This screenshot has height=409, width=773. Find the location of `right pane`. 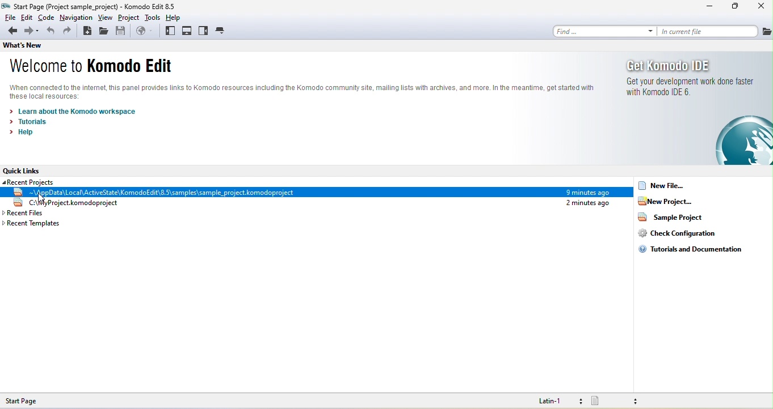

right pane is located at coordinates (205, 31).